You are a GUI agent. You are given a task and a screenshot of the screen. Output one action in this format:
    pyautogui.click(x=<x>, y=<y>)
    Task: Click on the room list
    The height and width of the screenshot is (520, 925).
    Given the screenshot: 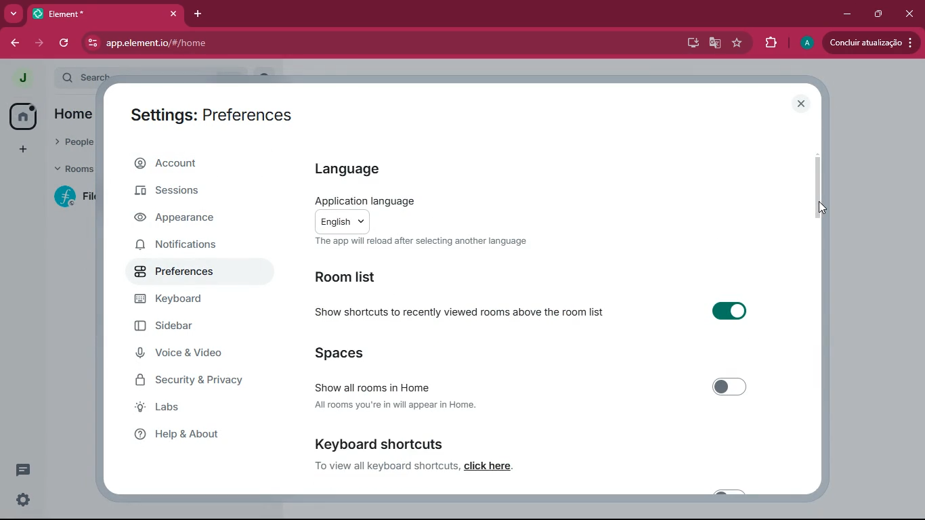 What is the action you would take?
    pyautogui.click(x=352, y=276)
    